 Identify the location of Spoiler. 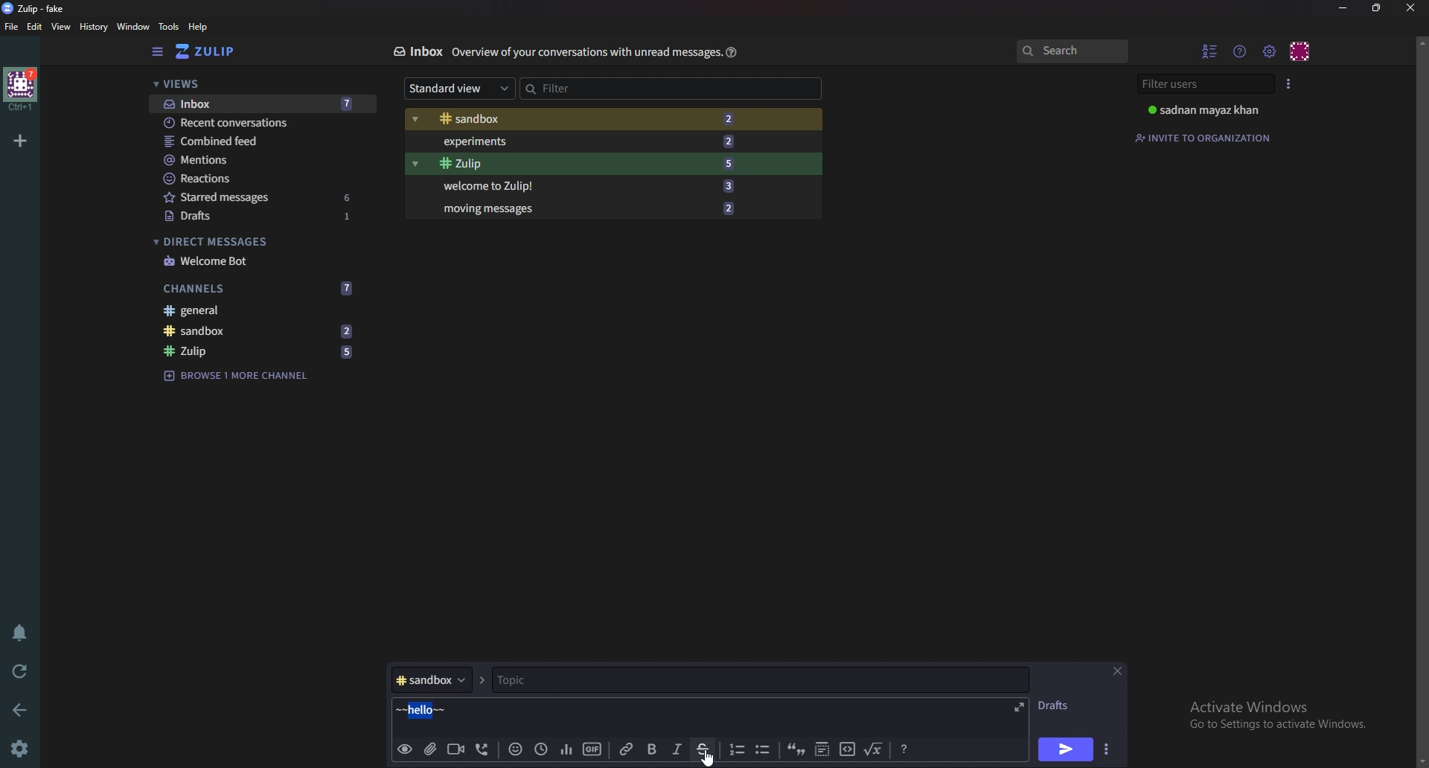
(823, 750).